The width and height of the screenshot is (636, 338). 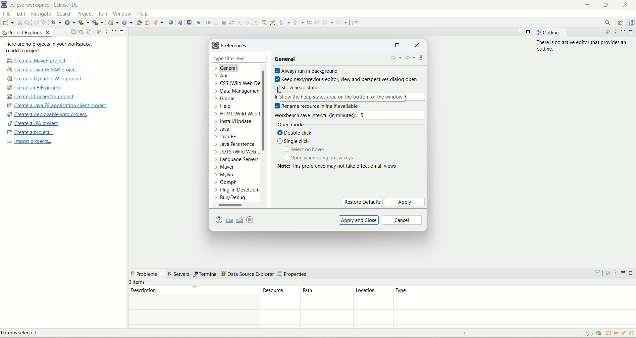 I want to click on project, so click(x=85, y=15).